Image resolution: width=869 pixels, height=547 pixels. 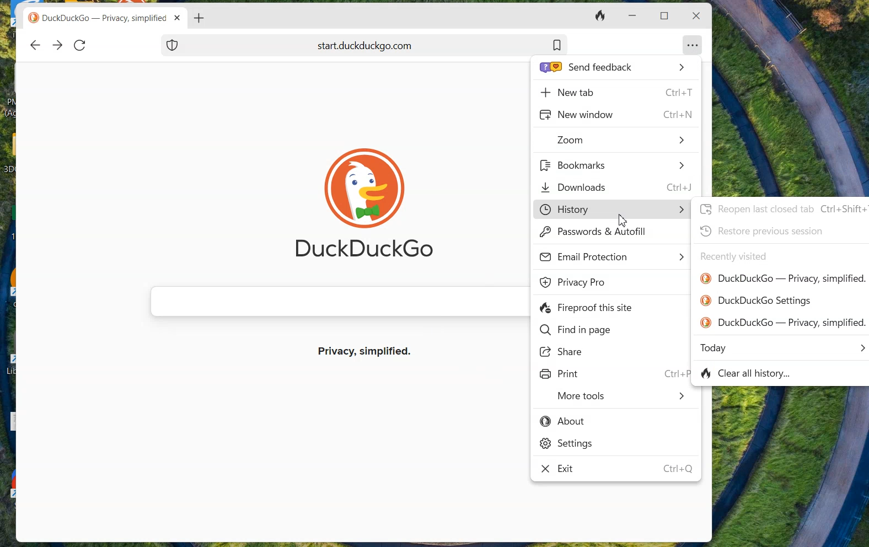 I want to click on Find in page, so click(x=575, y=331).